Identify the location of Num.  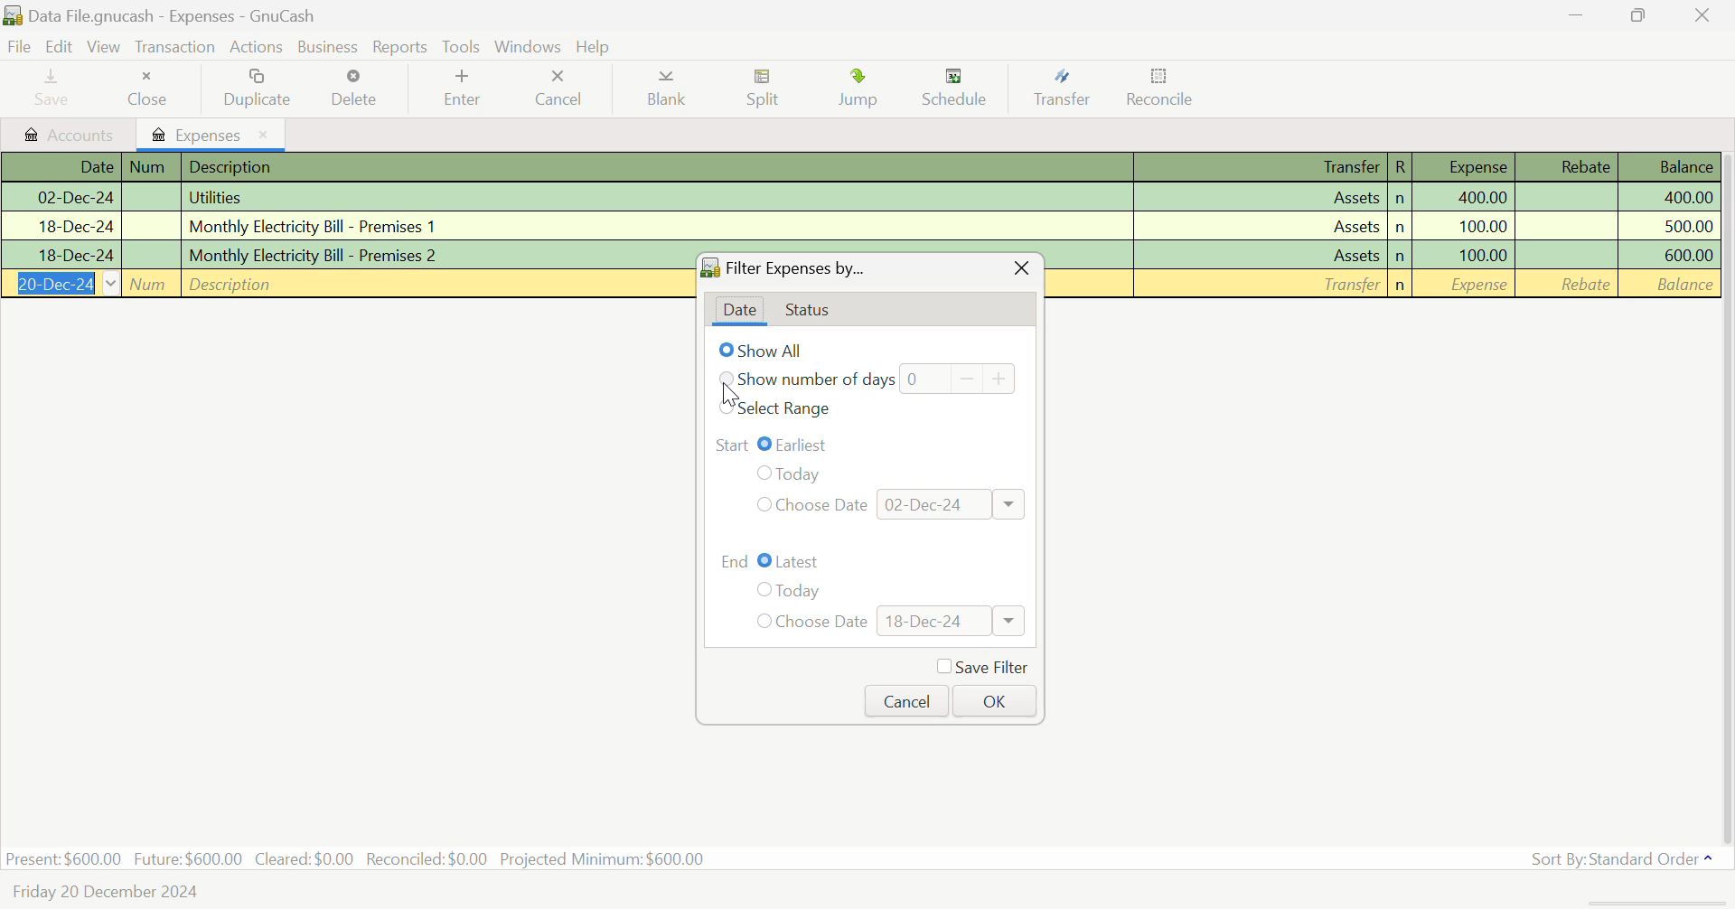
(148, 283).